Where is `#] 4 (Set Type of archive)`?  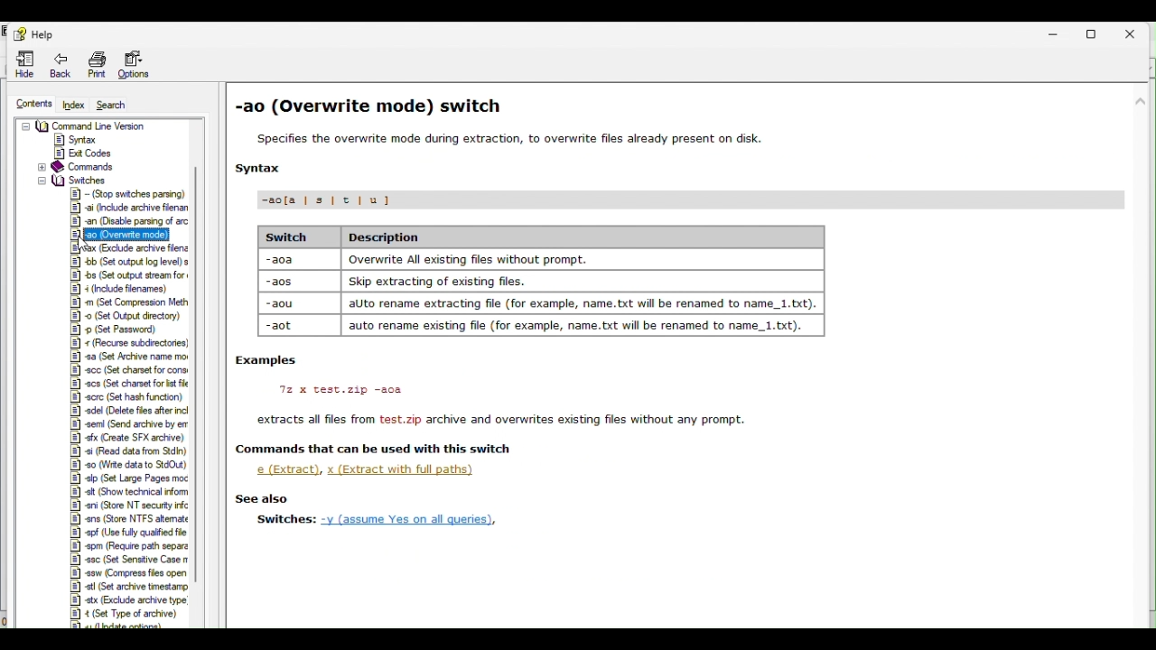 #] 4 (Set Type of archive) is located at coordinates (125, 614).